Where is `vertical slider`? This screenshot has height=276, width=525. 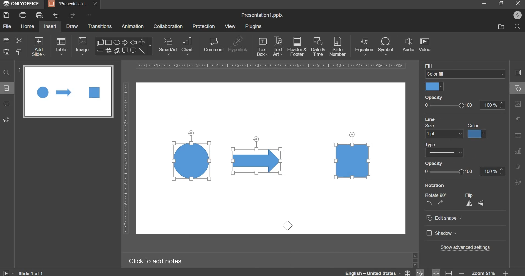
vertical slider is located at coordinates (415, 260).